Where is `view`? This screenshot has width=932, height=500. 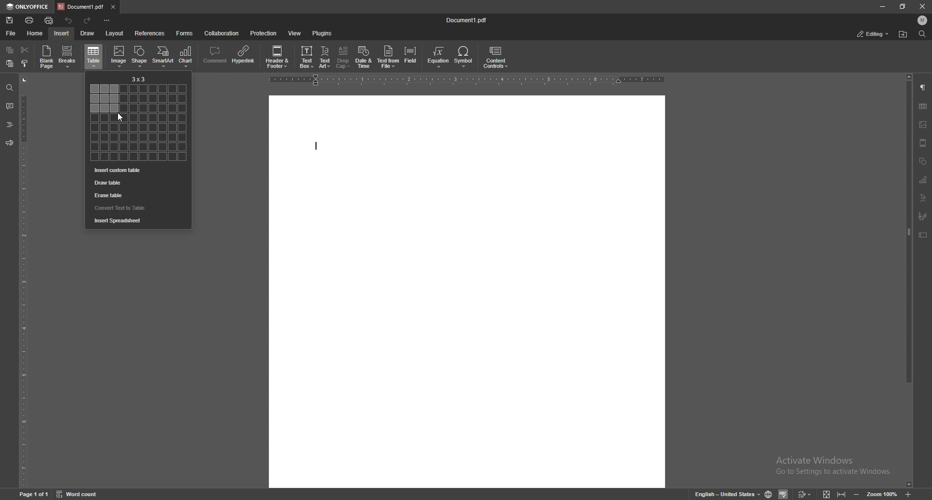
view is located at coordinates (295, 33).